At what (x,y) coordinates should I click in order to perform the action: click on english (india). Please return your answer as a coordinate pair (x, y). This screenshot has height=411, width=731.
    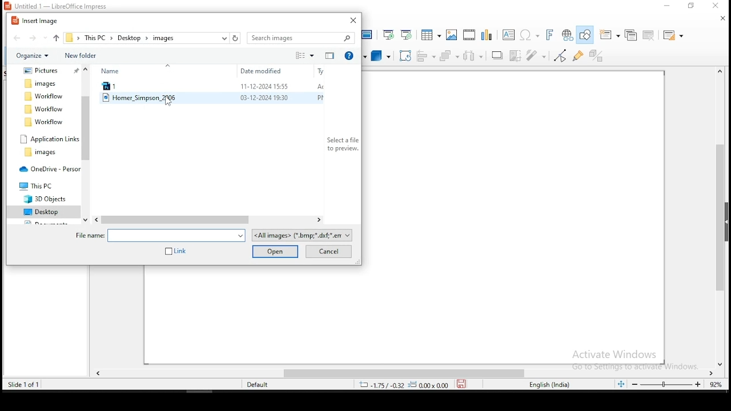
    Looking at the image, I should click on (555, 385).